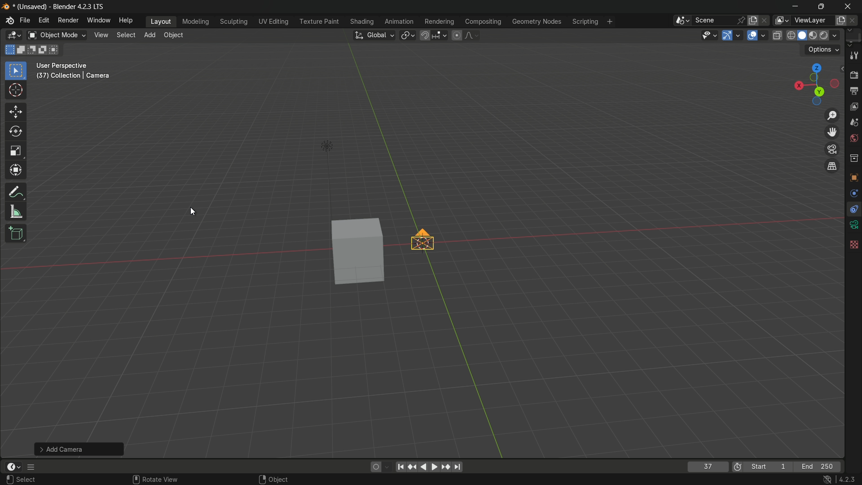 The image size is (862, 485). Describe the element at coordinates (375, 36) in the screenshot. I see `transform orientation` at that location.